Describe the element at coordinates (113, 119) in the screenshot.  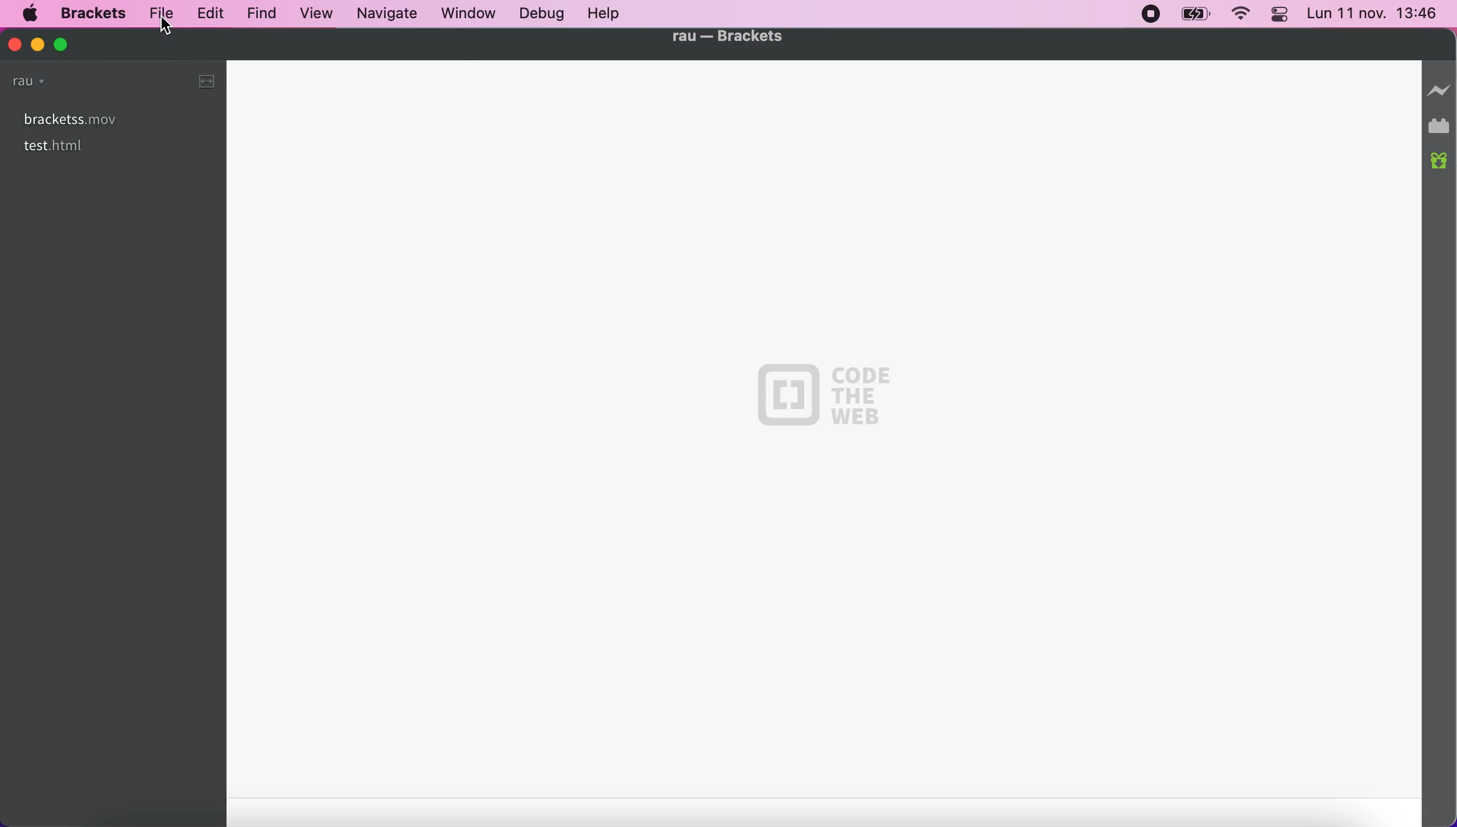
I see `bracketss.mov` at that location.